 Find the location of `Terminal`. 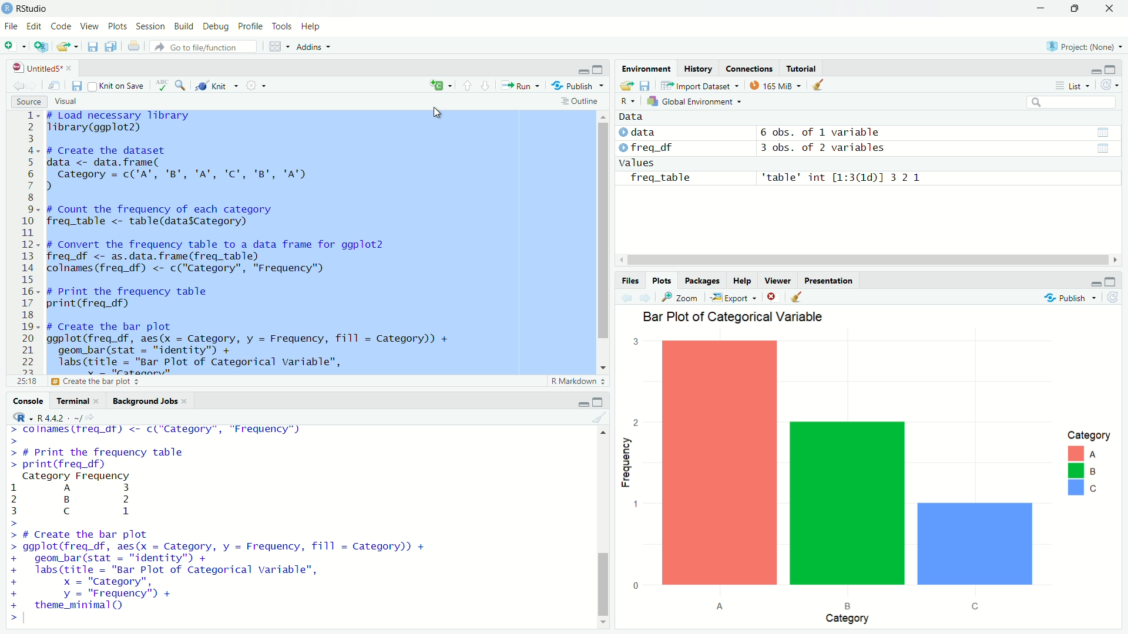

Terminal is located at coordinates (72, 401).